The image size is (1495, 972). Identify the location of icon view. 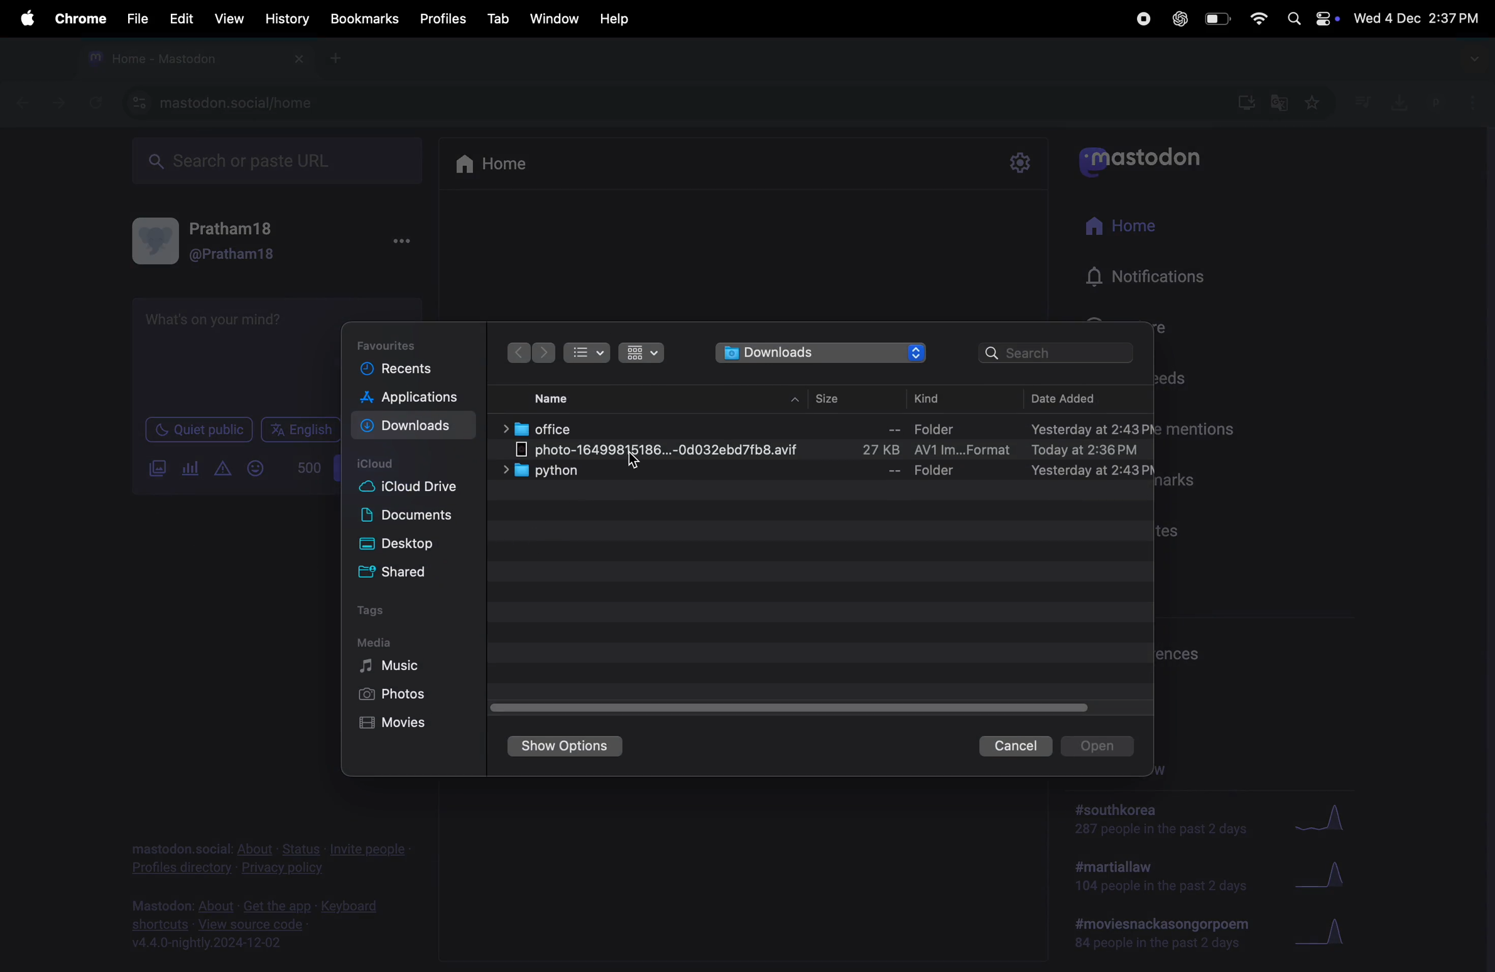
(643, 353).